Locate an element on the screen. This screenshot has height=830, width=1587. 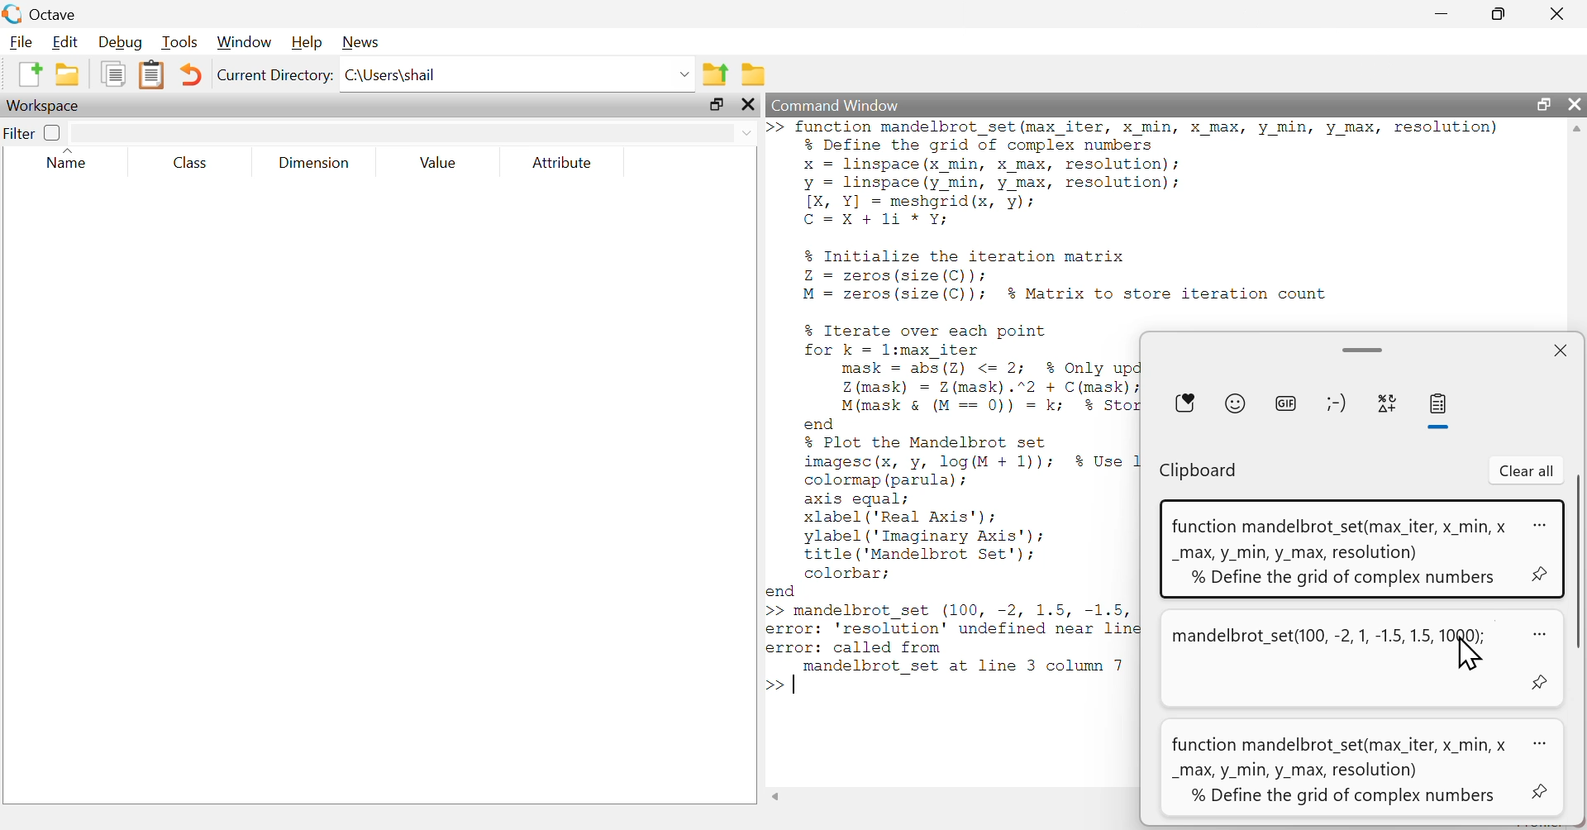
options is located at coordinates (1538, 742).